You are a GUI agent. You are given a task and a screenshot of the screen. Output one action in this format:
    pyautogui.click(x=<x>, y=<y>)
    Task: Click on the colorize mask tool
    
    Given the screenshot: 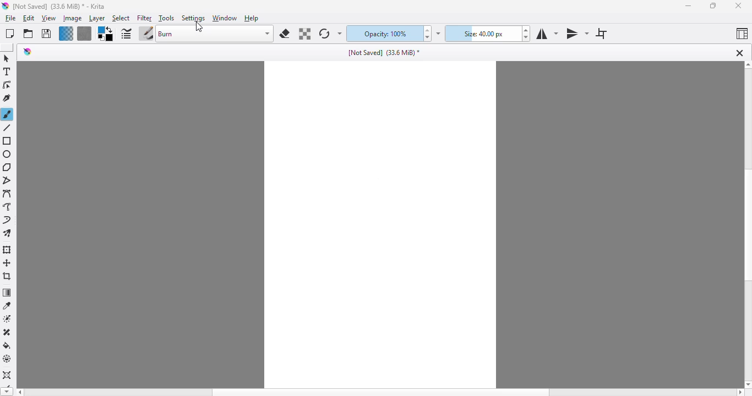 What is the action you would take?
    pyautogui.click(x=8, y=318)
    